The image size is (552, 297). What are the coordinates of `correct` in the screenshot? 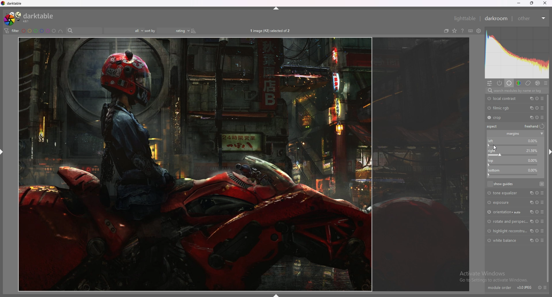 It's located at (528, 83).